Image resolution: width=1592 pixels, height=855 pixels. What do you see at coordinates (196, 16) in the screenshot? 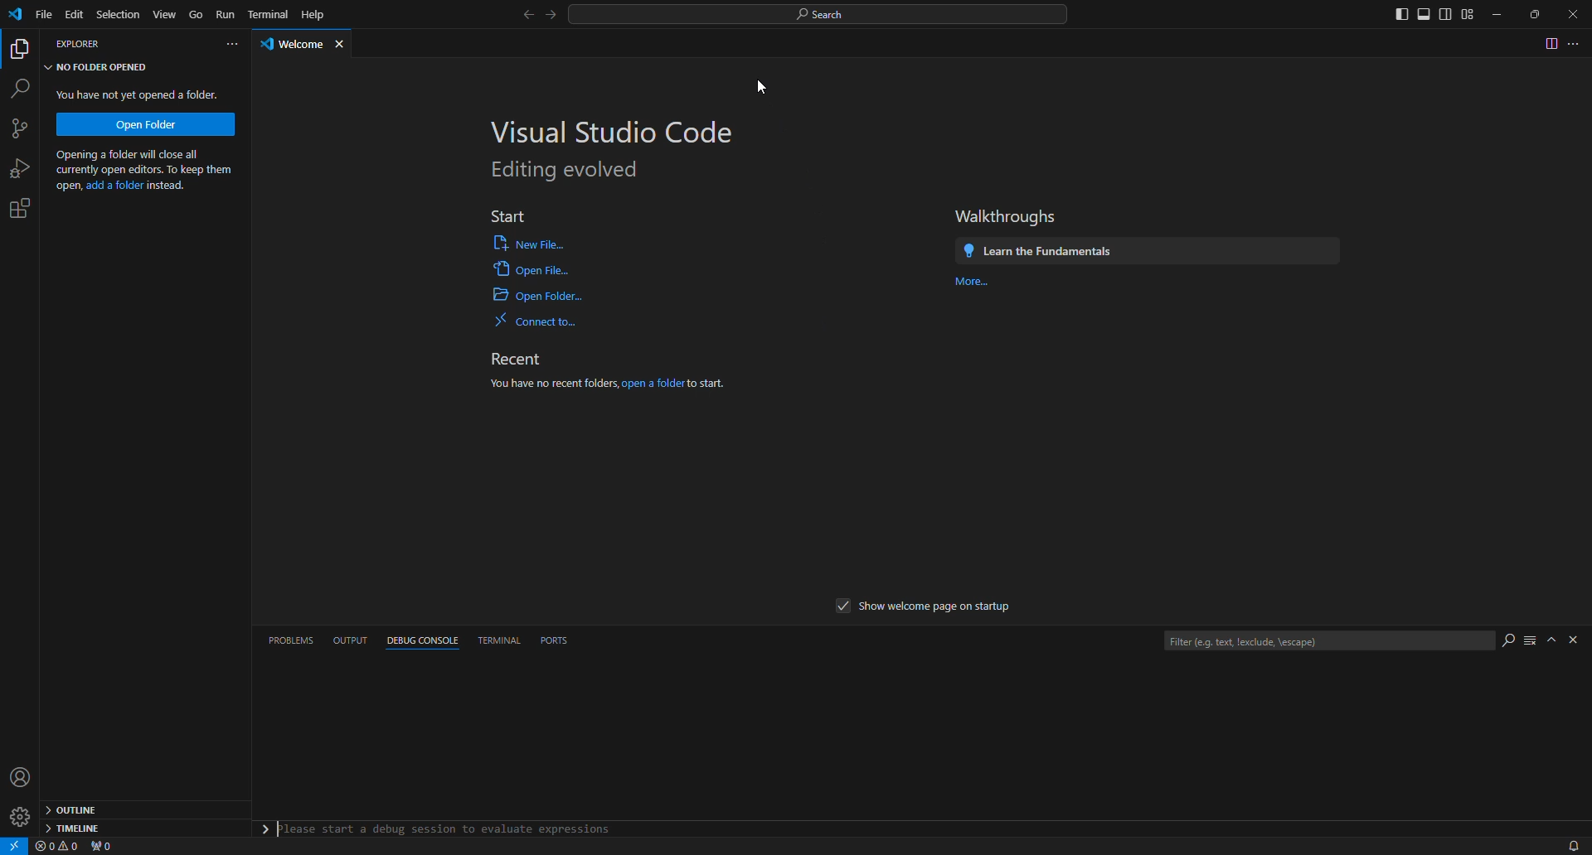
I see `Go` at bounding box center [196, 16].